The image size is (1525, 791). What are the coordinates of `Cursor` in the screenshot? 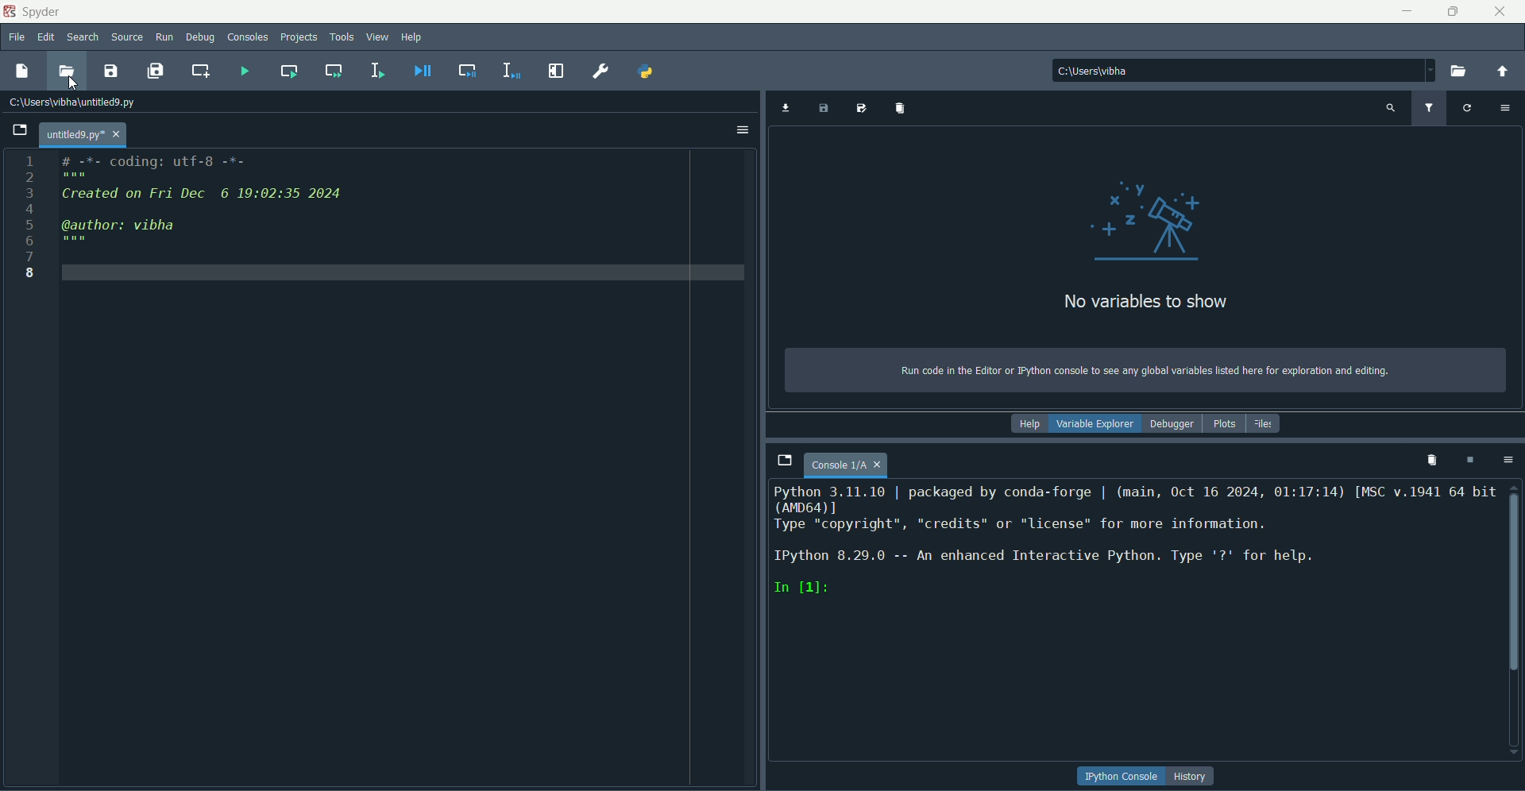 It's located at (72, 82).